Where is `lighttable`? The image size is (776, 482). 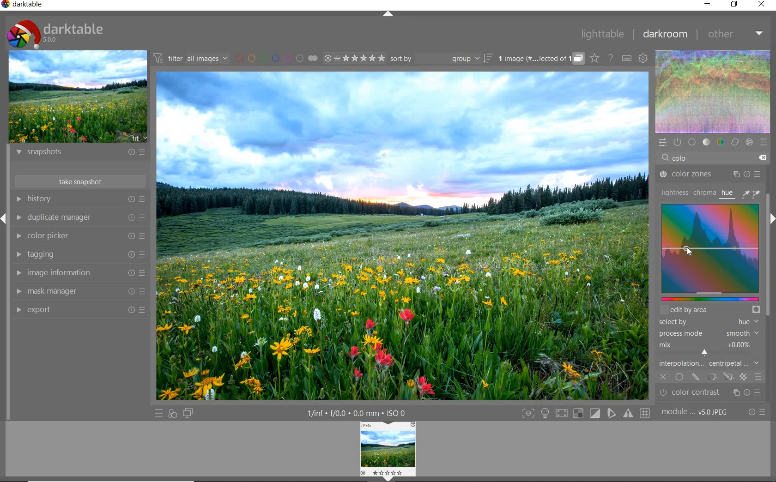 lighttable is located at coordinates (602, 34).